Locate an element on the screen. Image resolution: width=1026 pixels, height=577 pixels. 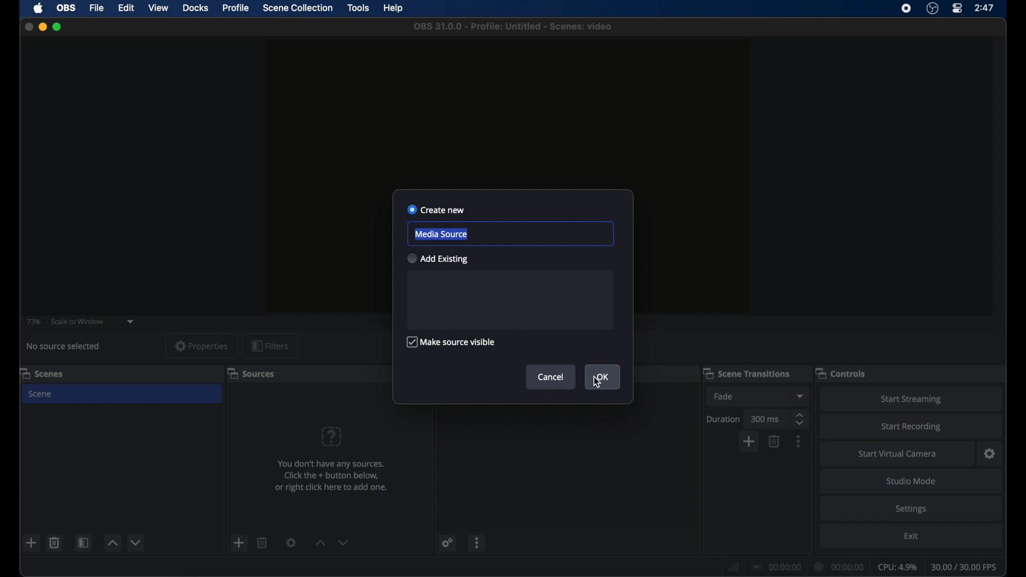
help is located at coordinates (394, 9).